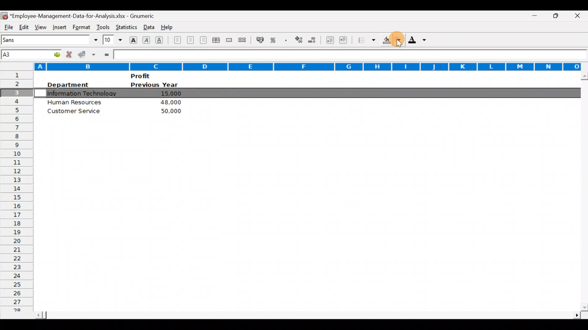 Image resolution: width=588 pixels, height=330 pixels. I want to click on Profit, so click(152, 76).